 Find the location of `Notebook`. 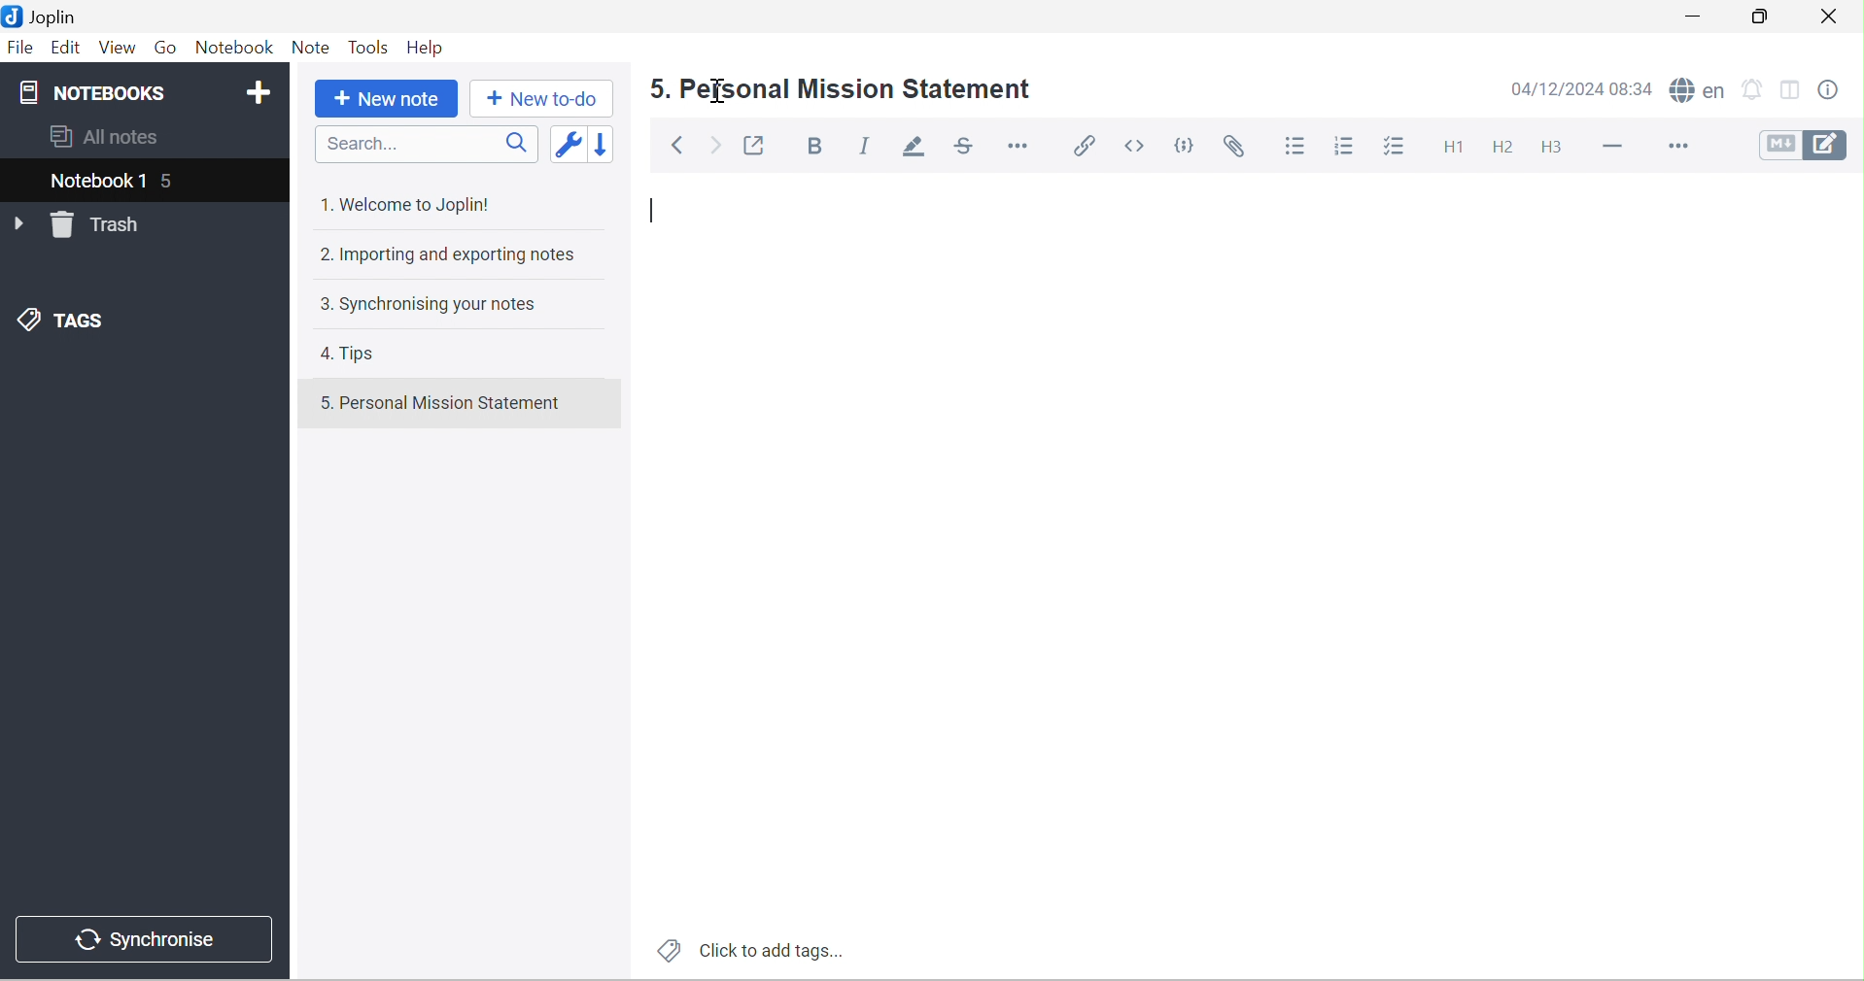

Notebook is located at coordinates (235, 47).